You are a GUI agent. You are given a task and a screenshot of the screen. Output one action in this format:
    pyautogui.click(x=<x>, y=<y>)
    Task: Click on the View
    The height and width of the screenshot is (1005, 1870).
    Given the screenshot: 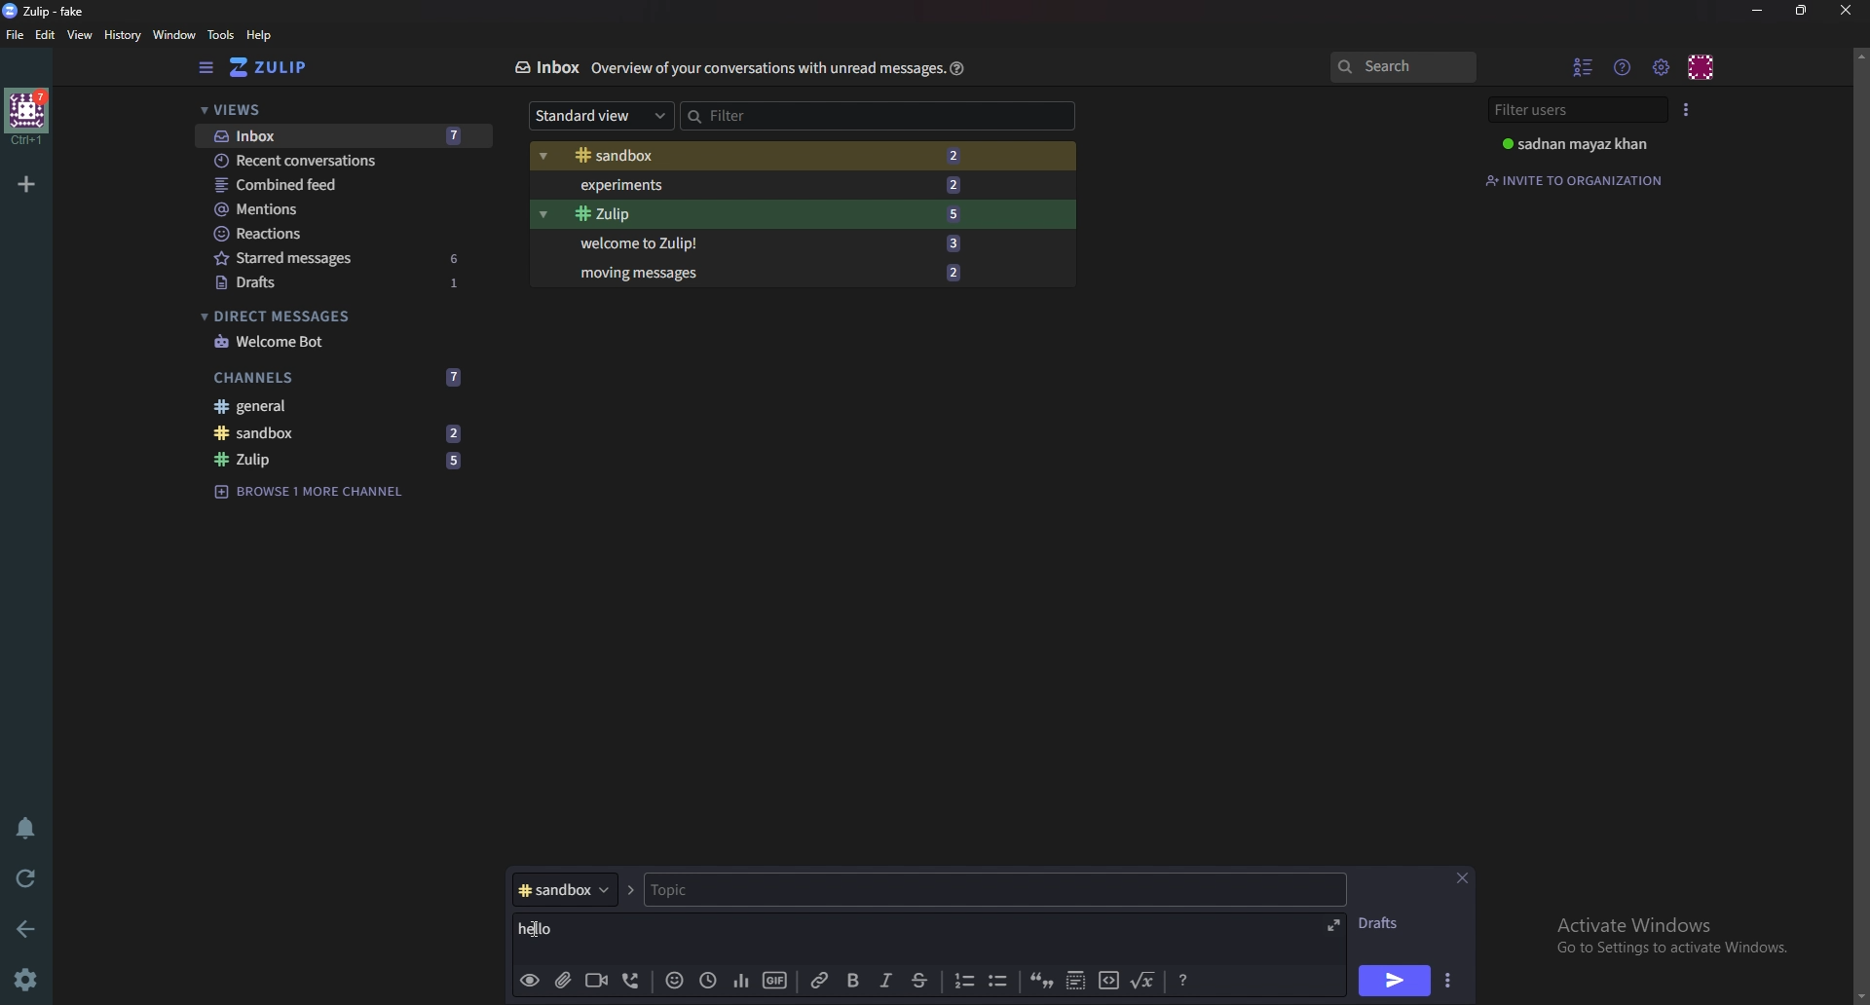 What is the action you would take?
    pyautogui.click(x=80, y=36)
    